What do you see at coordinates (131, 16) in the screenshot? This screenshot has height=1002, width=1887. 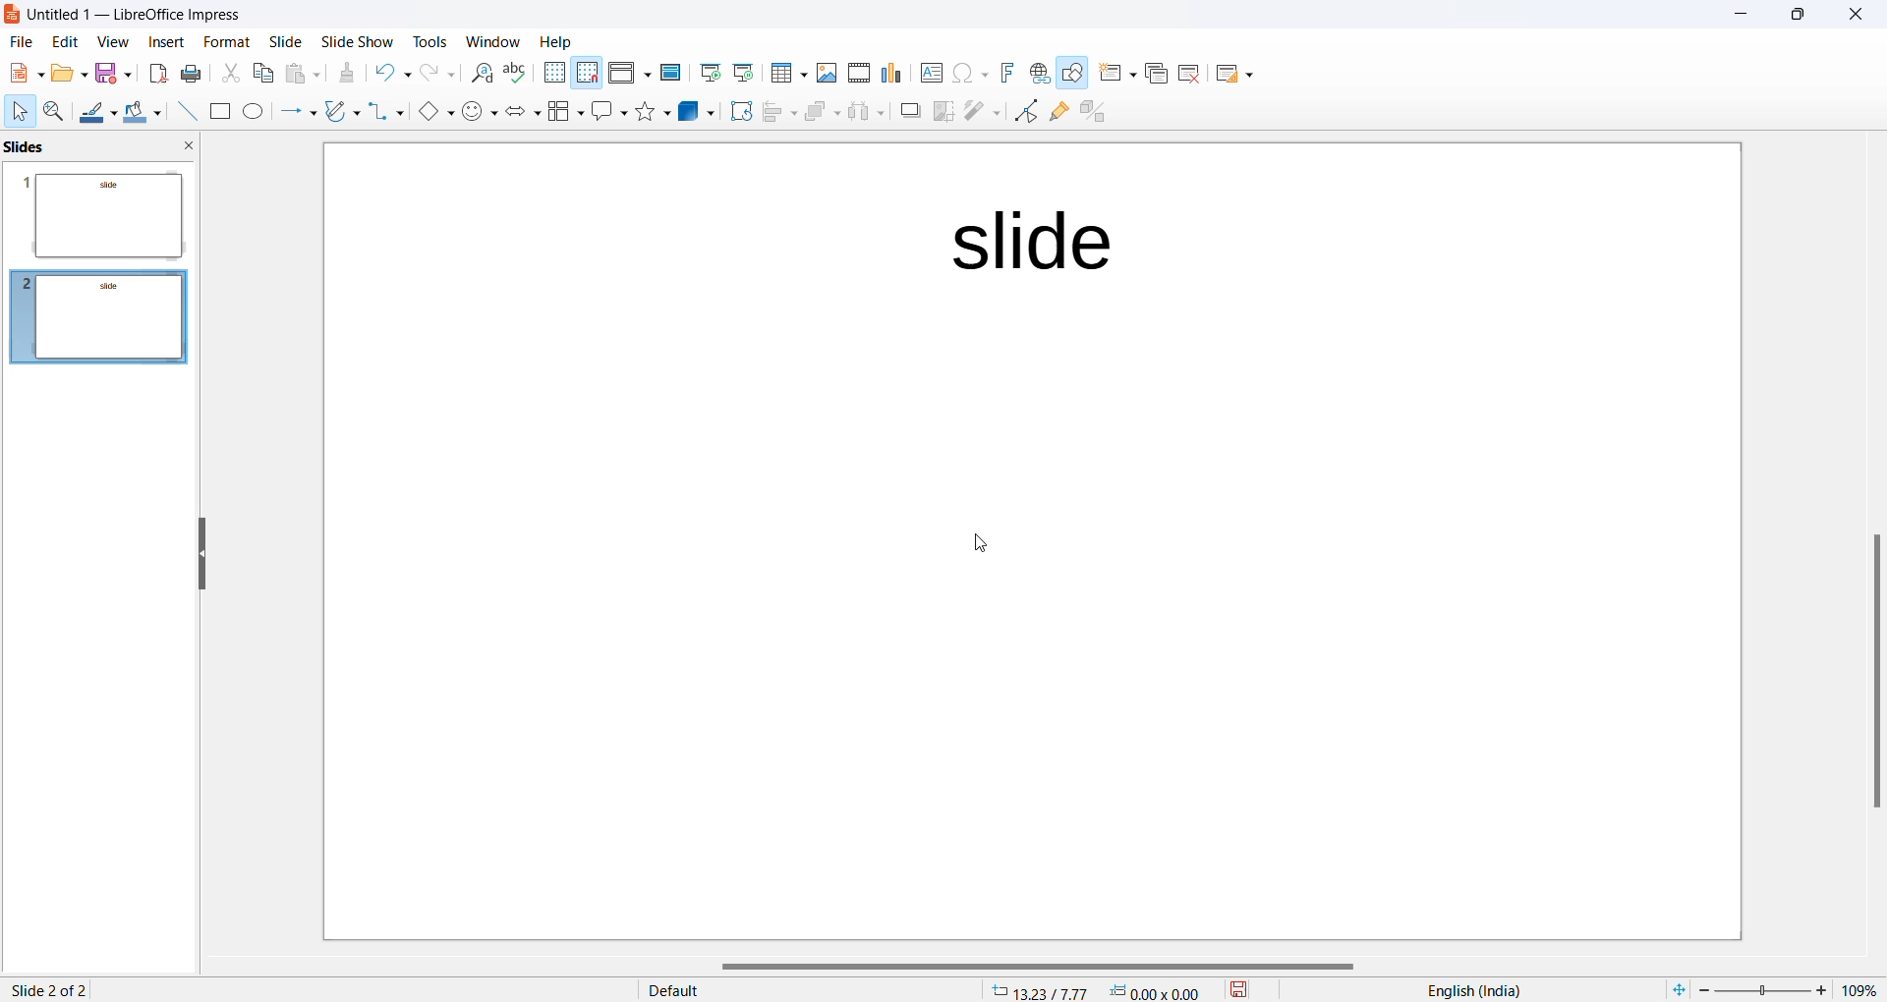 I see `current window: Untitled 1 — LibreOffice Impress` at bounding box center [131, 16].